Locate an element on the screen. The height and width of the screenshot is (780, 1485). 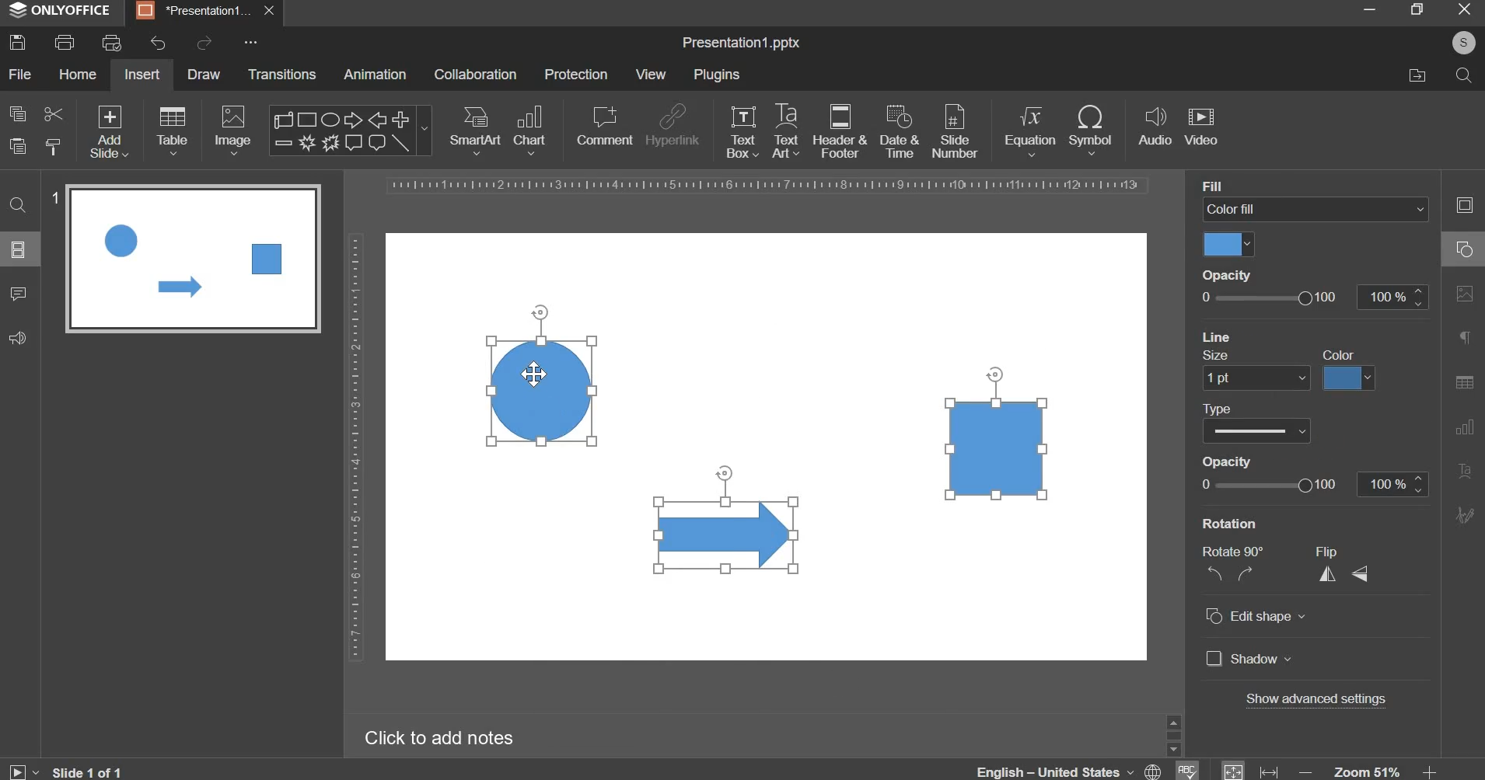
fit to screen is located at coordinates (1234, 769).